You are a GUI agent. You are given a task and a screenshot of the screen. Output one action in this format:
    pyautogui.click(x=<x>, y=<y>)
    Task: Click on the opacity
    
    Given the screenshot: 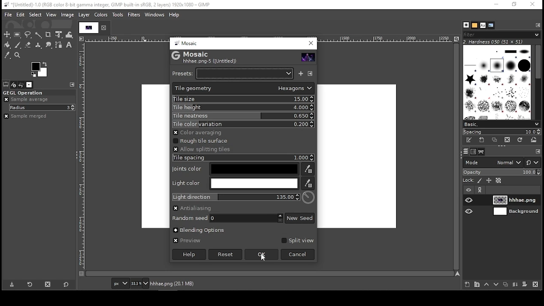 What is the action you would take?
    pyautogui.click(x=502, y=172)
    